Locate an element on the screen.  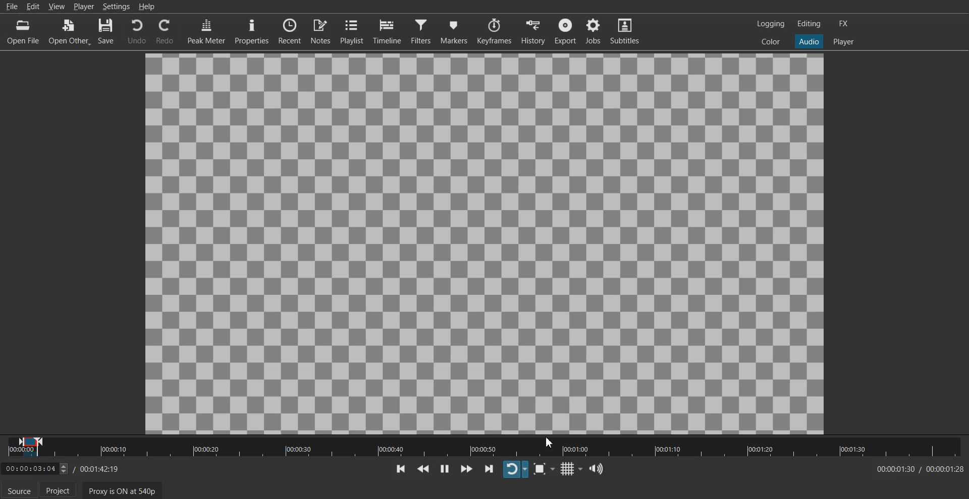
Redo is located at coordinates (165, 31).